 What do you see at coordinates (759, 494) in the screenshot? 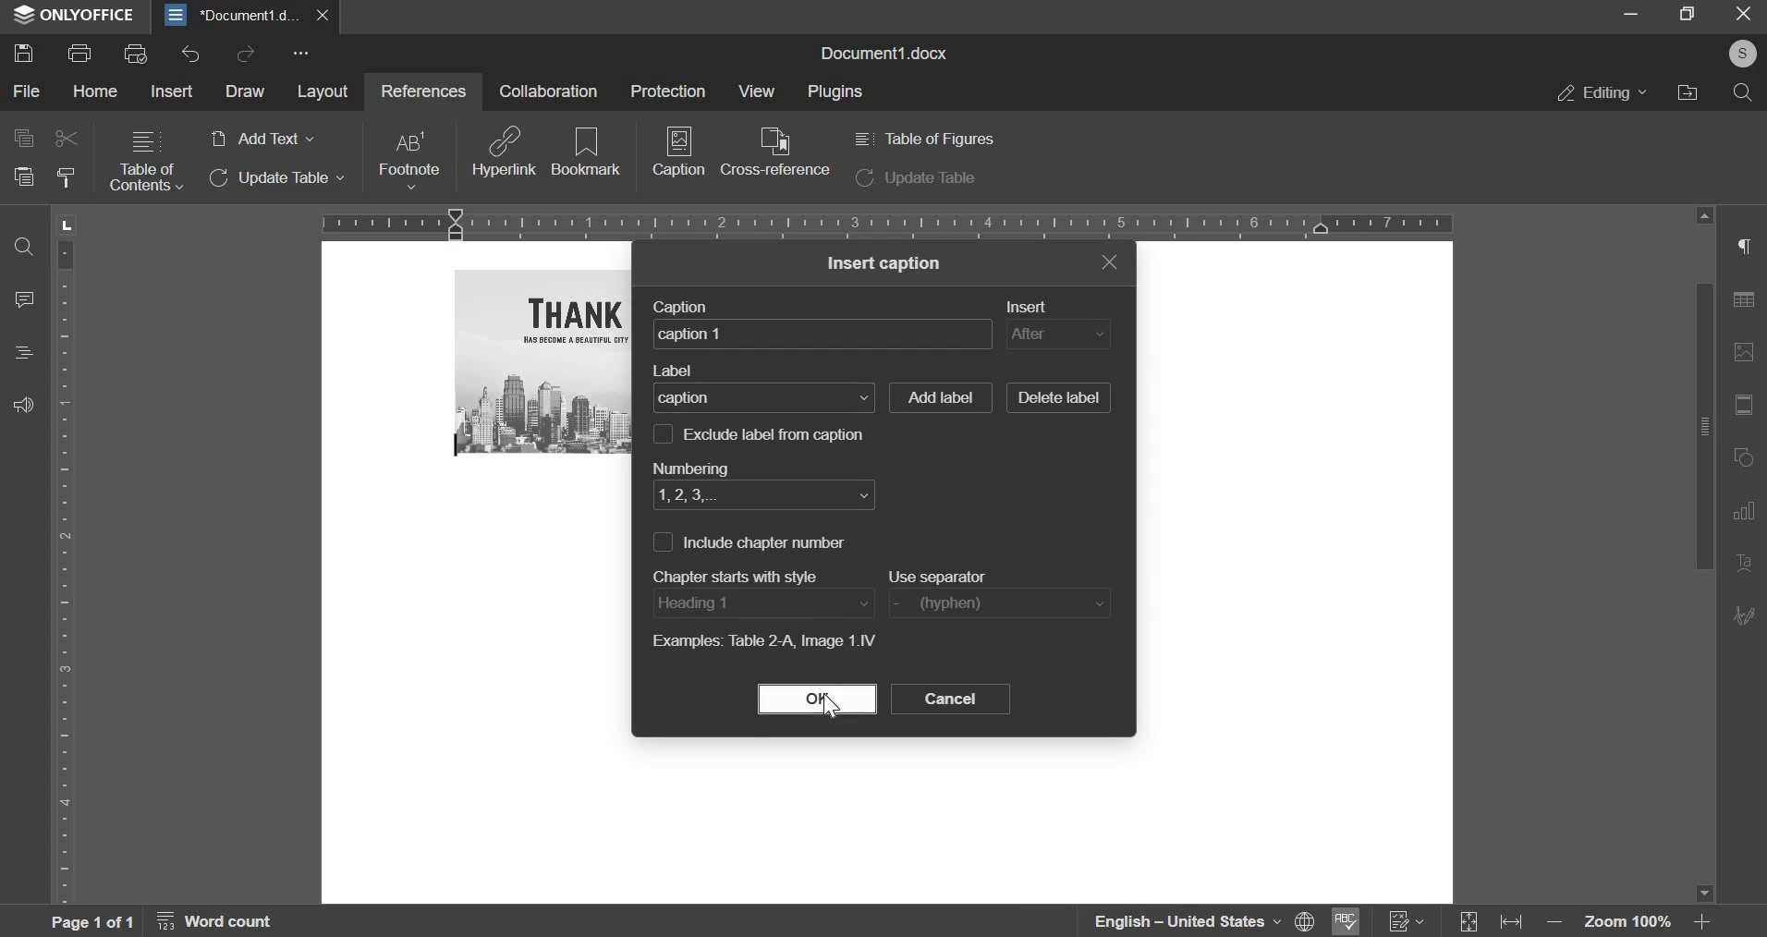
I see `numbering` at bounding box center [759, 494].